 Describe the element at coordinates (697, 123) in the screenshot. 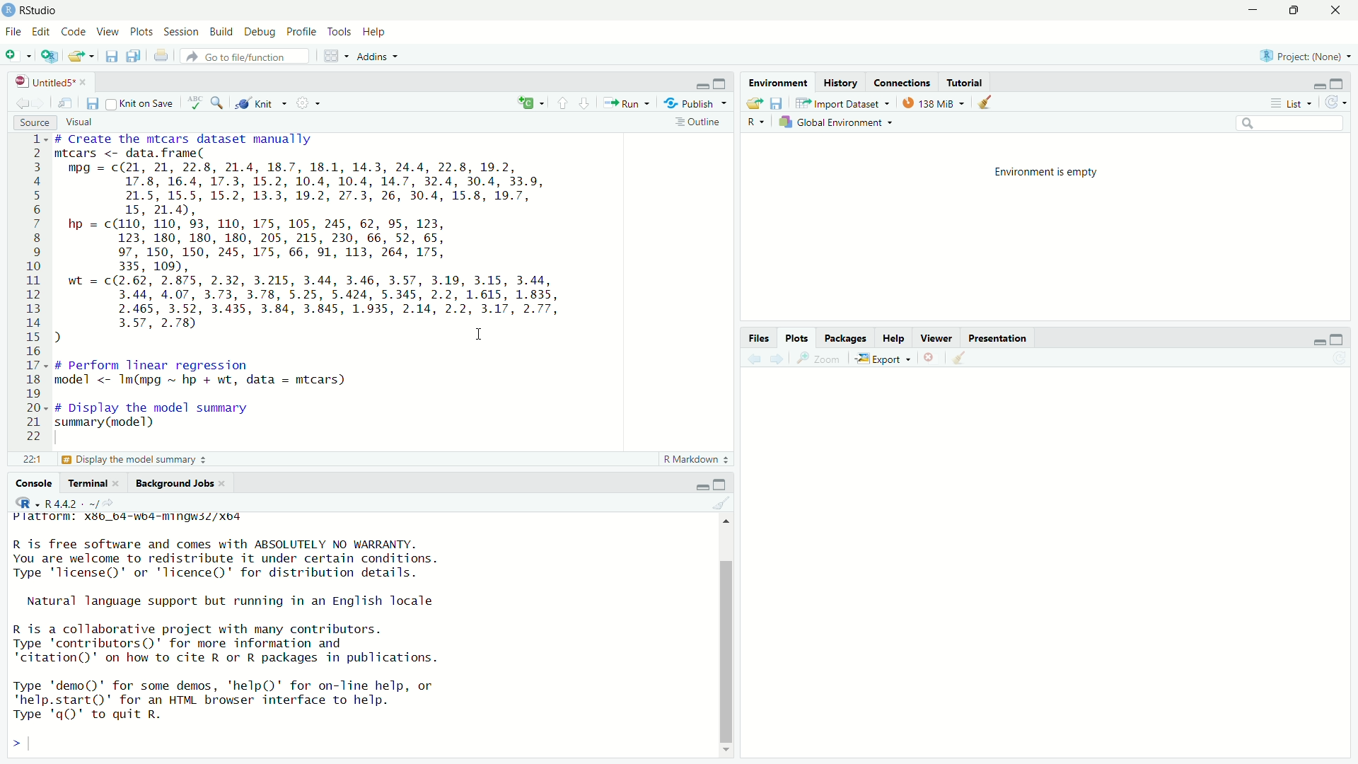

I see `outline` at that location.